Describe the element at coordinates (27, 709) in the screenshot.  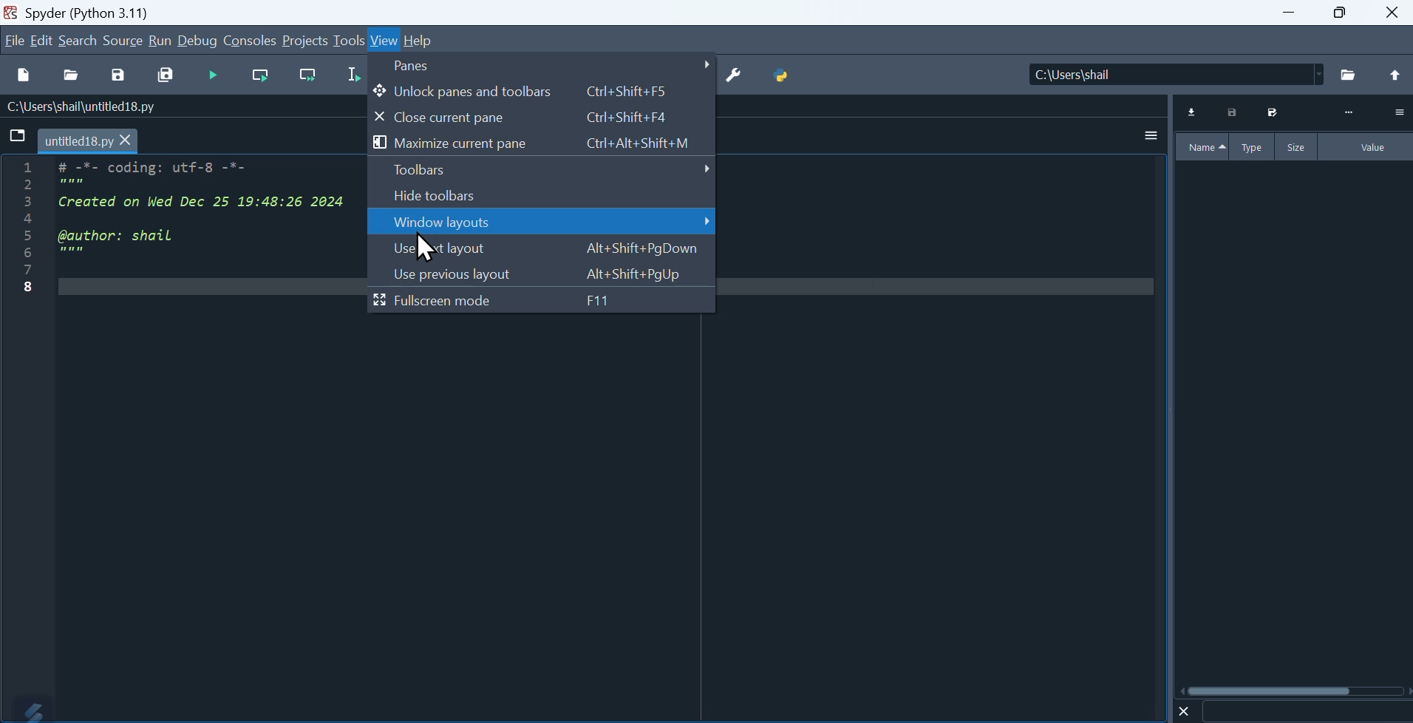
I see `Logo` at that location.